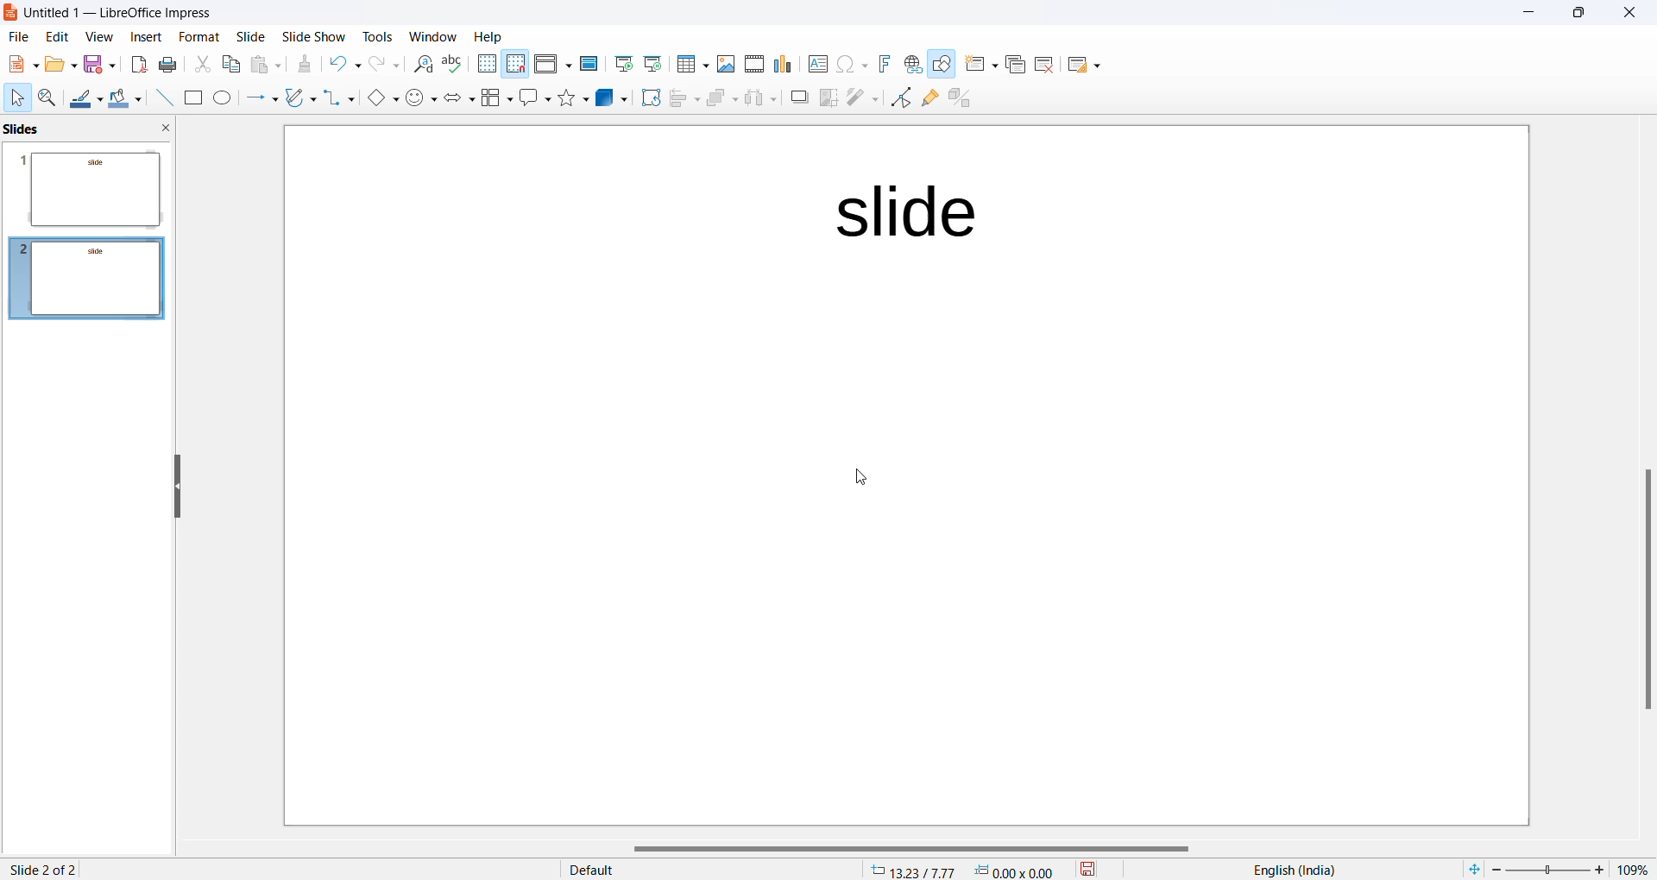 This screenshot has width=1657, height=880. I want to click on Insert hyperlink, so click(910, 65).